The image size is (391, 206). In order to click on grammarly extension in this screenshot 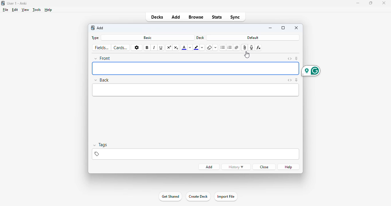, I will do `click(311, 71)`.